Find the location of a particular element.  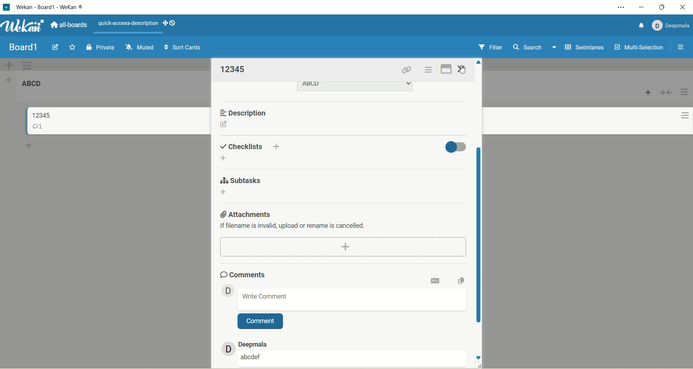

account is located at coordinates (671, 24).